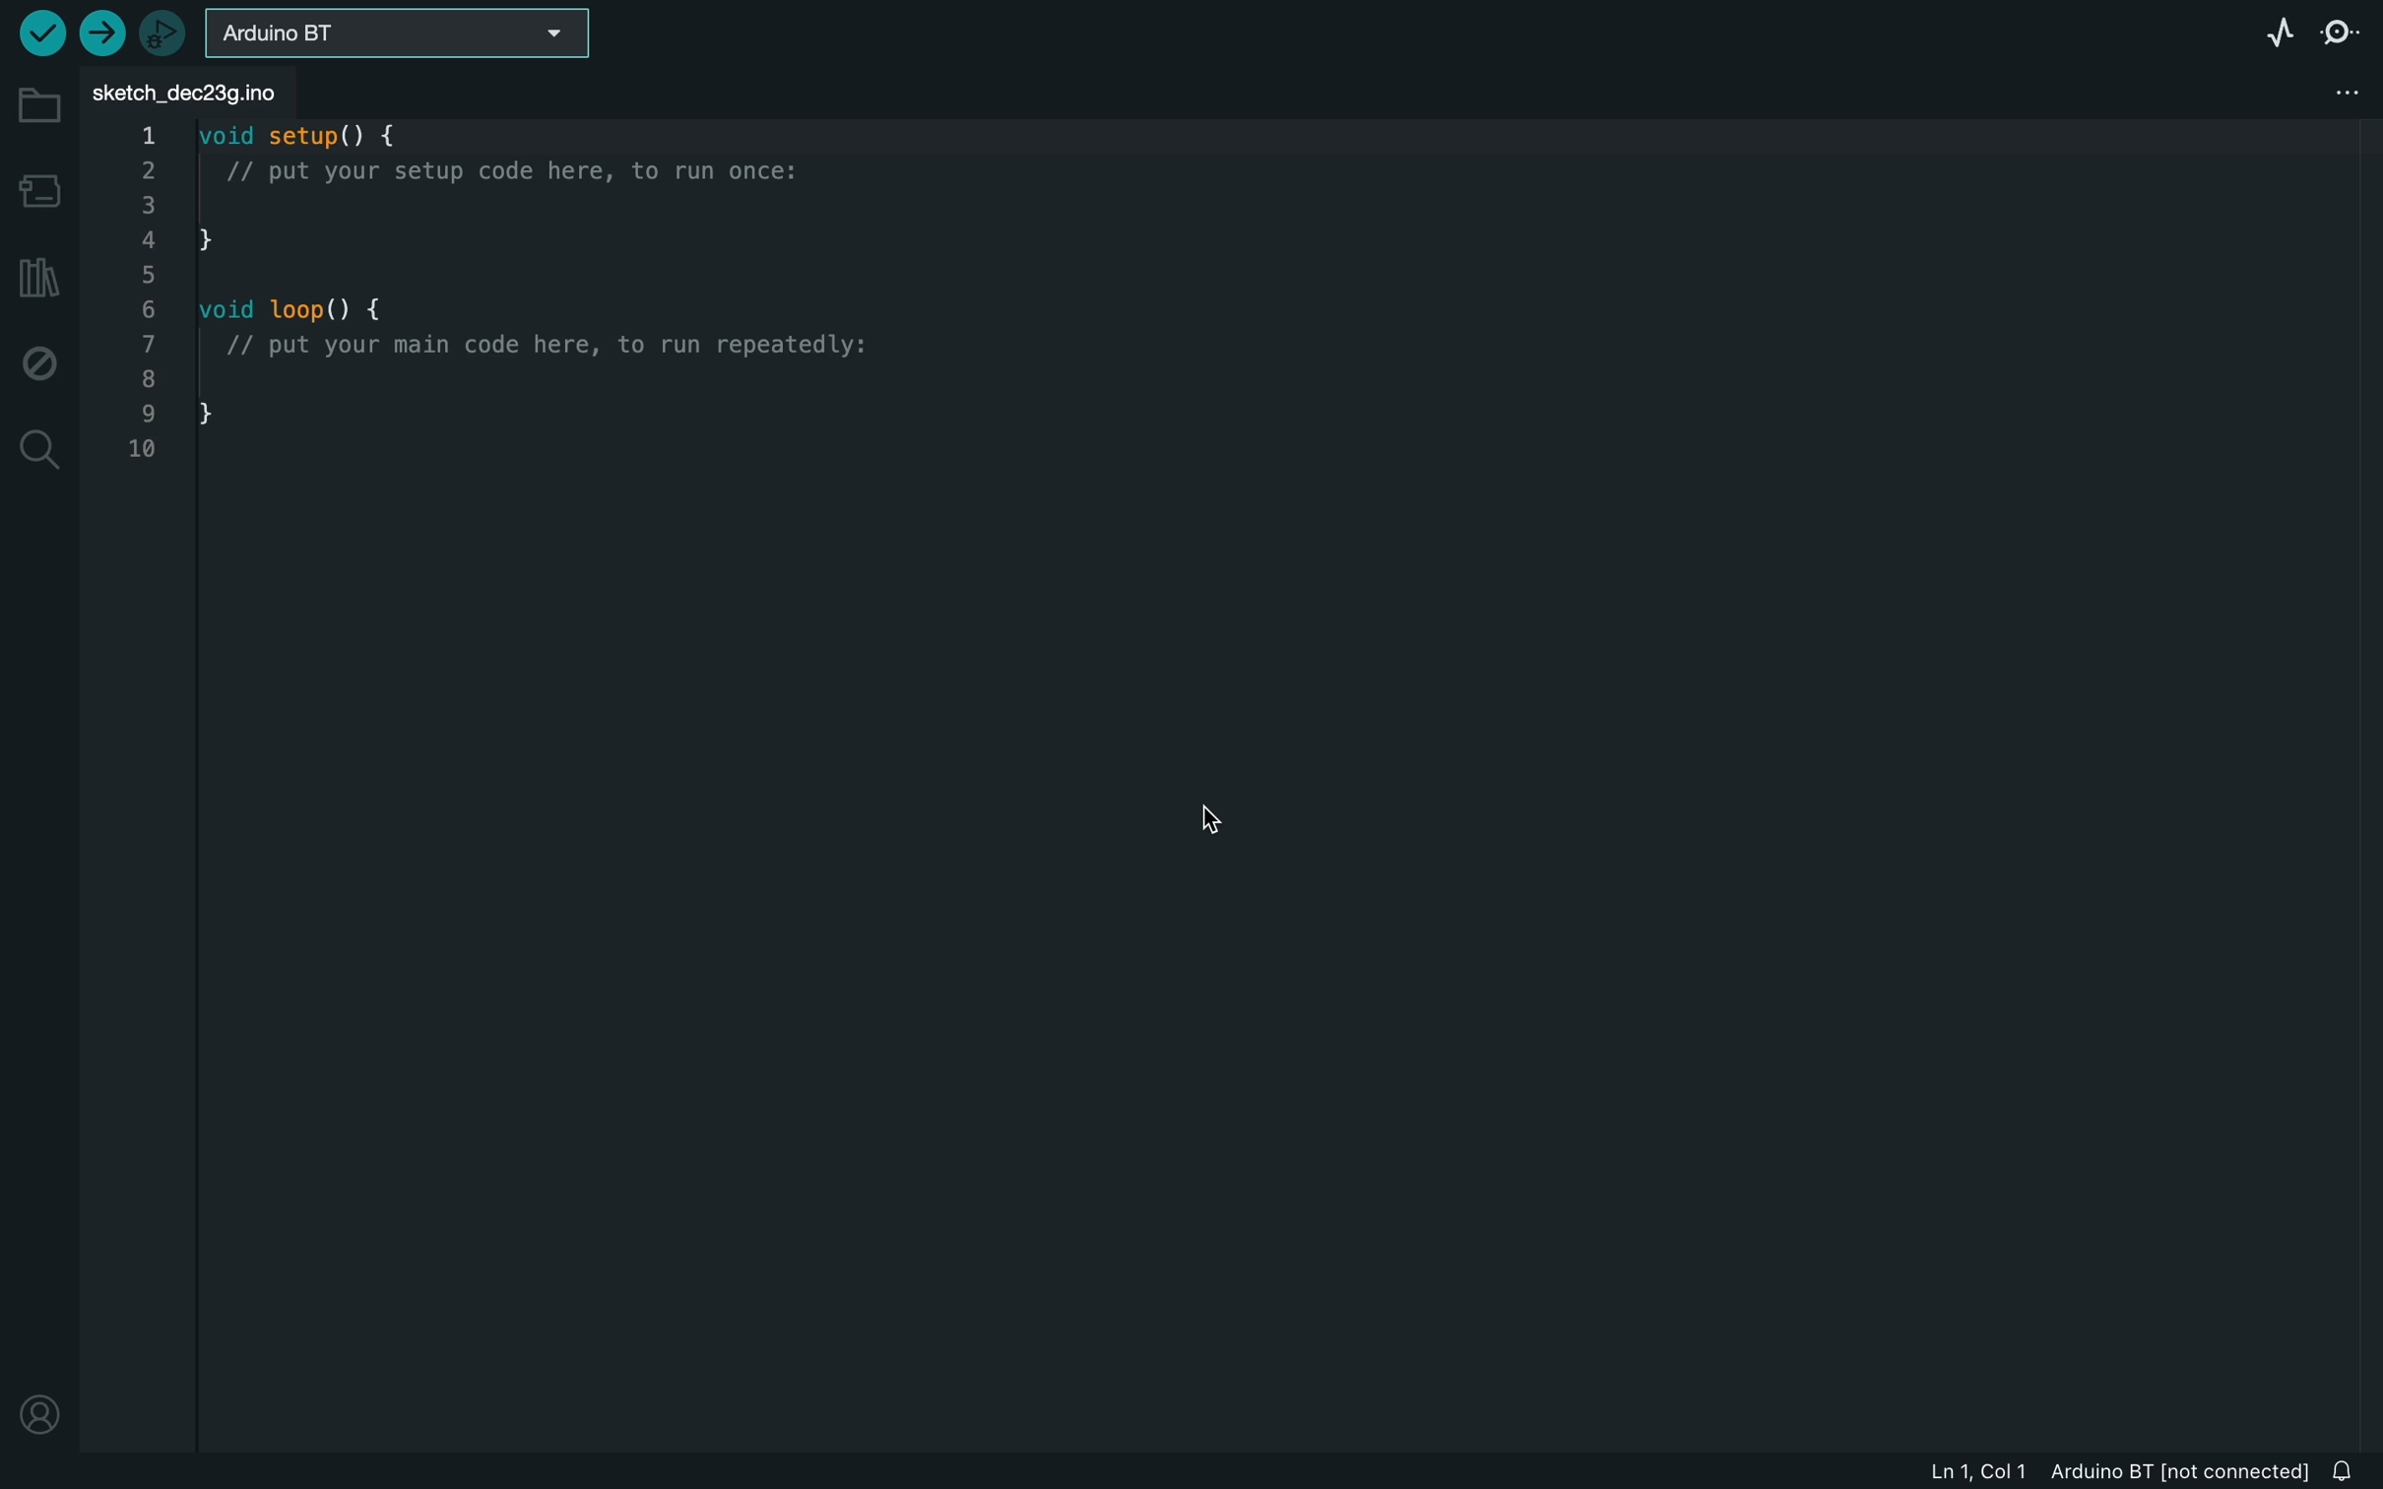 This screenshot has height=1489, width=2383. I want to click on cursor, so click(1219, 838).